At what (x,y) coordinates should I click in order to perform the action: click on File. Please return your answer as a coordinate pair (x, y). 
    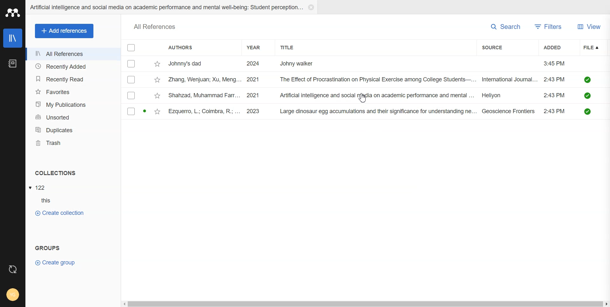
    Looking at the image, I should click on (593, 47).